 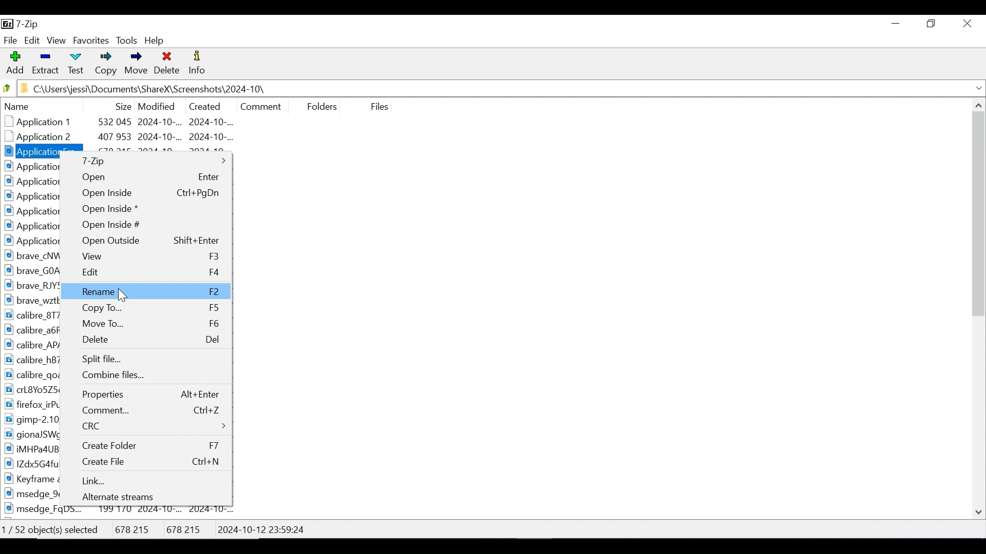 What do you see at coordinates (896, 23) in the screenshot?
I see `Minimize` at bounding box center [896, 23].